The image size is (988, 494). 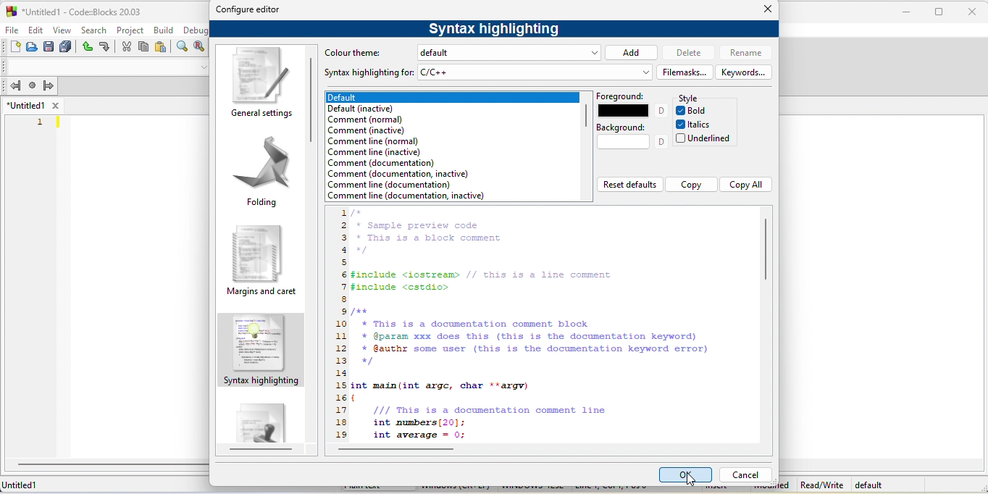 I want to click on style, so click(x=691, y=99).